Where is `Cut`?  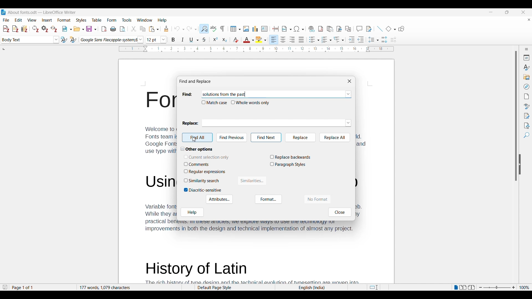 Cut is located at coordinates (133, 29).